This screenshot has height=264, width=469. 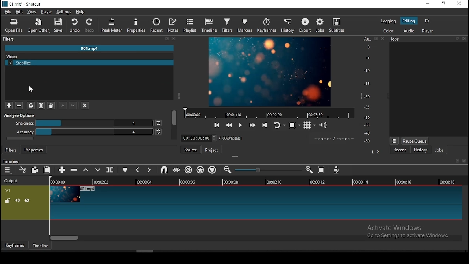 What do you see at coordinates (181, 96) in the screenshot?
I see `drag` at bounding box center [181, 96].